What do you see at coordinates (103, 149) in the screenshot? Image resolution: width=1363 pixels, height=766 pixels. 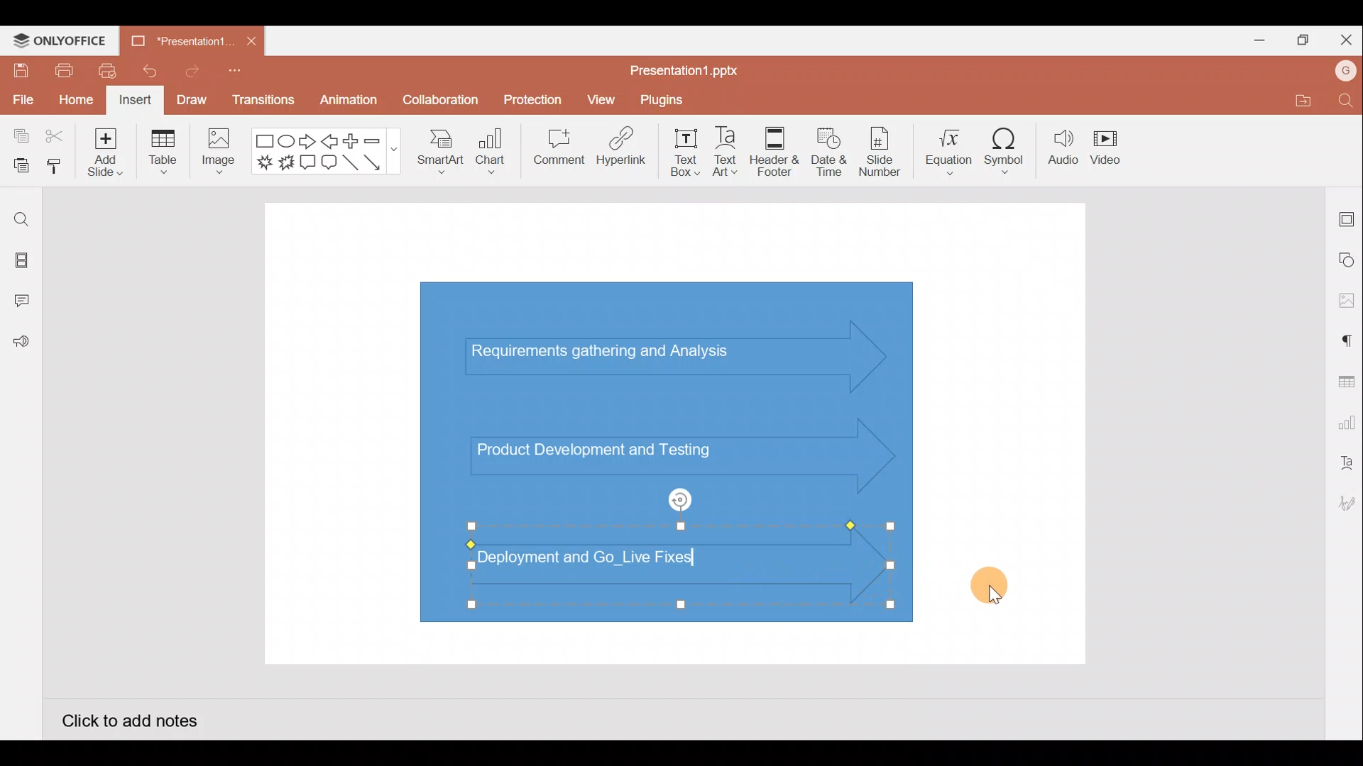 I see `Add slide` at bounding box center [103, 149].